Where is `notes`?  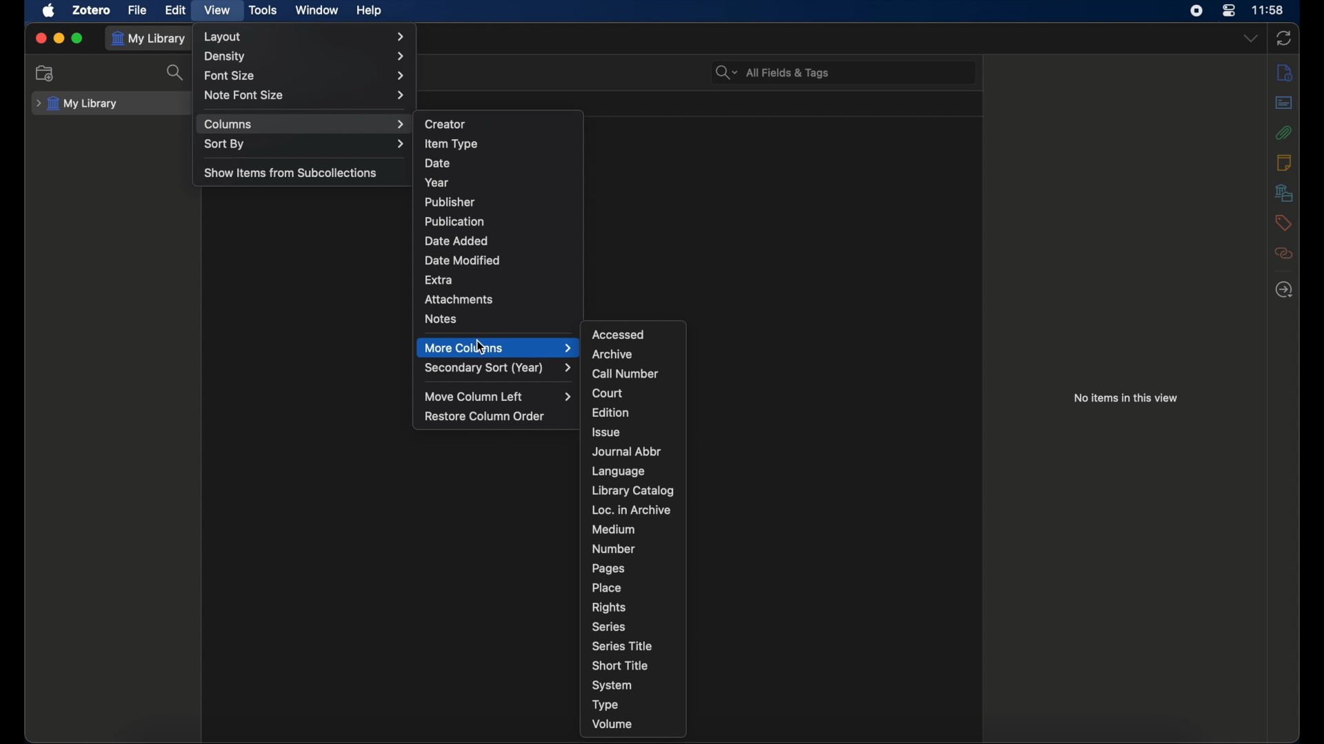 notes is located at coordinates (1283, 161).